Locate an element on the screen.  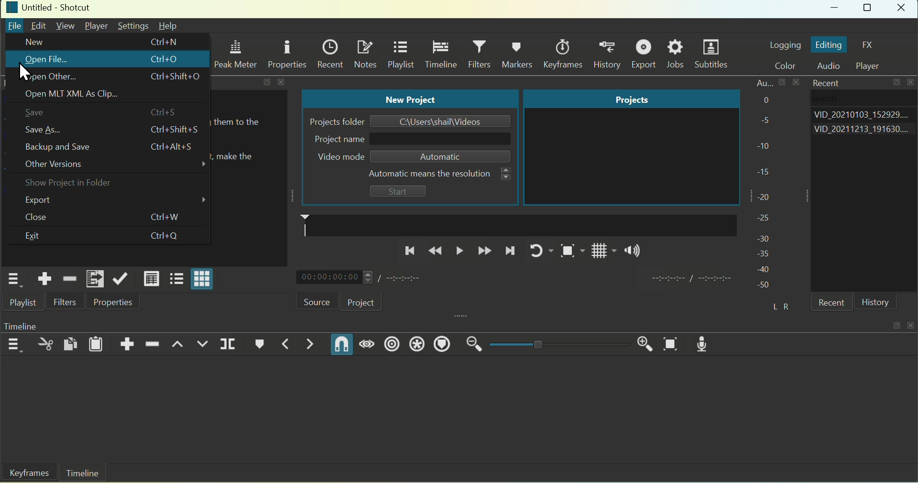
Ctrl+Alt+S is located at coordinates (175, 147).